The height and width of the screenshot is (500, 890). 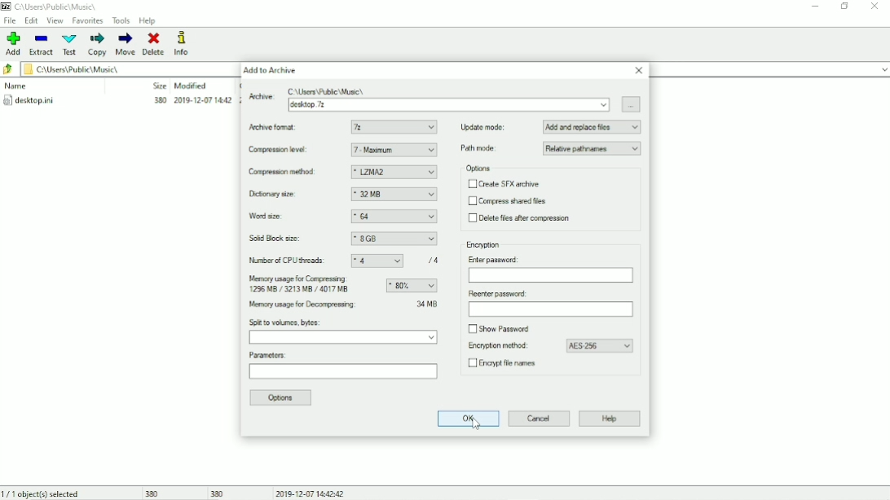 I want to click on Delete files after compression, so click(x=522, y=218).